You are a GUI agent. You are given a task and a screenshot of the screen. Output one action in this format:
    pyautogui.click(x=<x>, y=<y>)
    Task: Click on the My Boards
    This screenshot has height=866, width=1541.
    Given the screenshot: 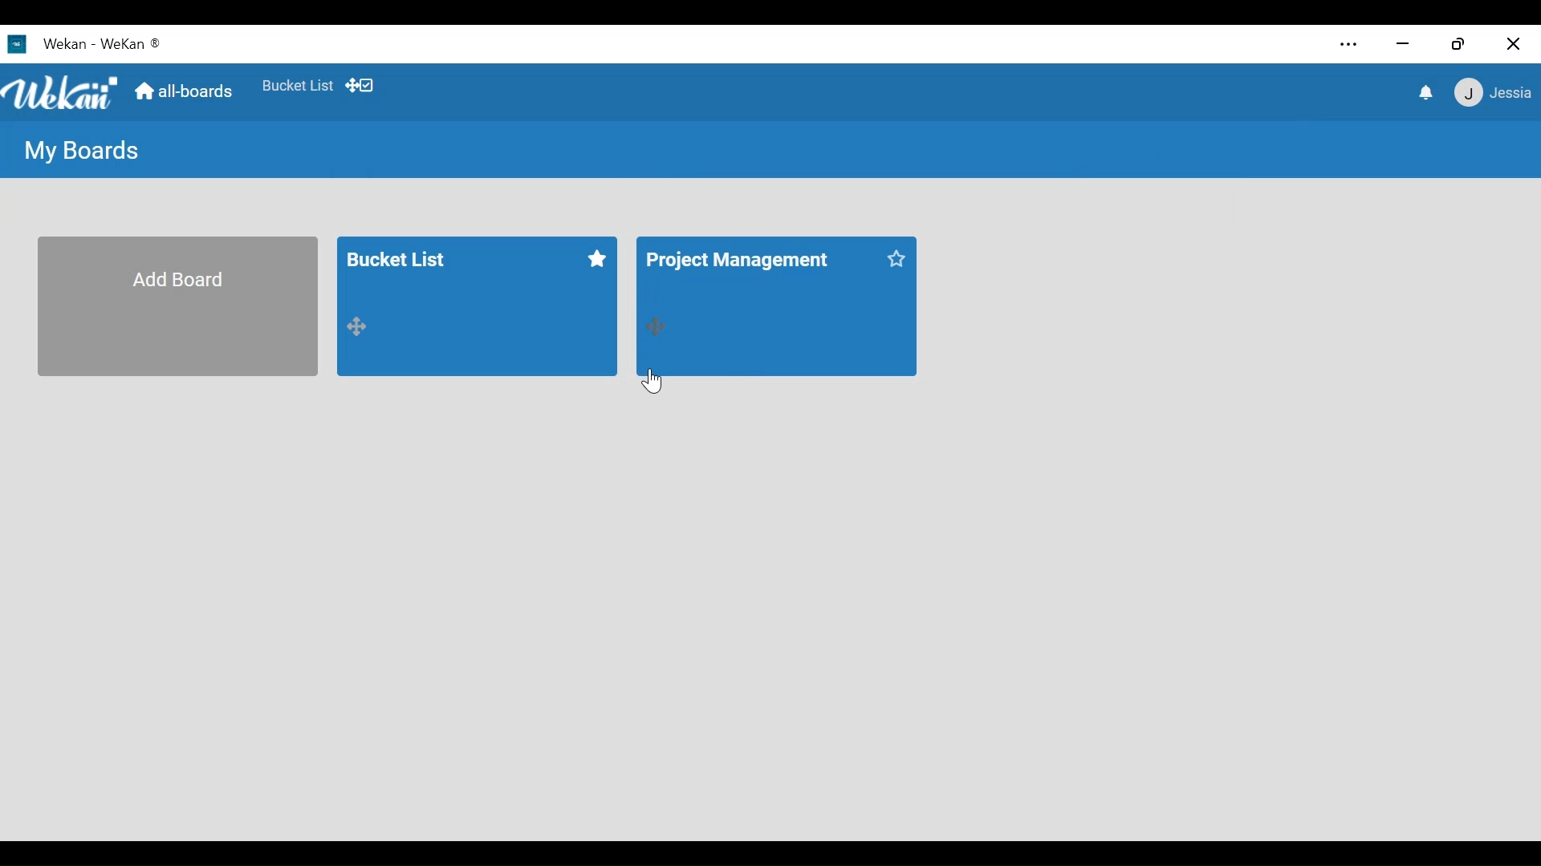 What is the action you would take?
    pyautogui.click(x=84, y=149)
    